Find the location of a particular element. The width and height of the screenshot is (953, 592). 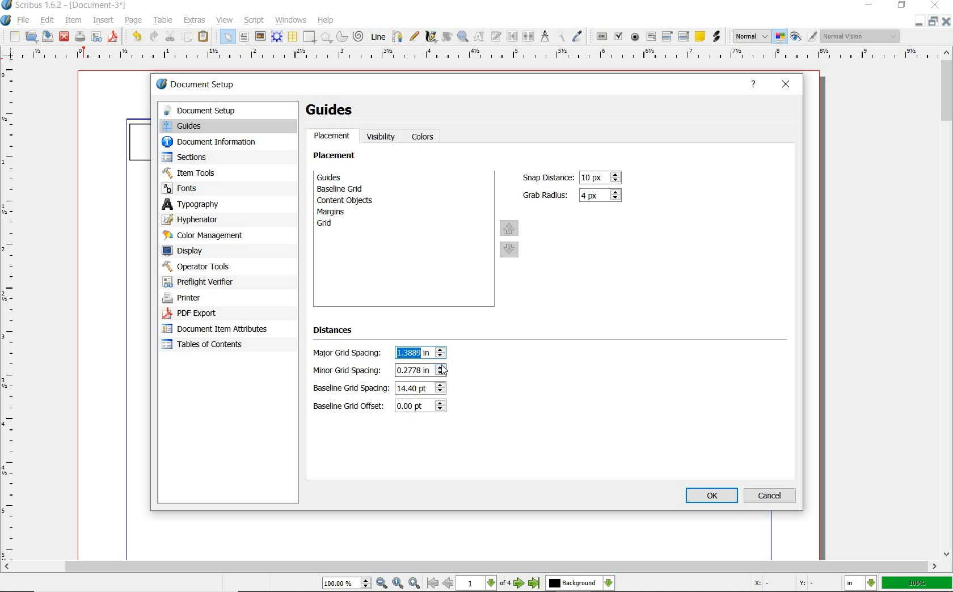

pdf combo box is located at coordinates (667, 36).